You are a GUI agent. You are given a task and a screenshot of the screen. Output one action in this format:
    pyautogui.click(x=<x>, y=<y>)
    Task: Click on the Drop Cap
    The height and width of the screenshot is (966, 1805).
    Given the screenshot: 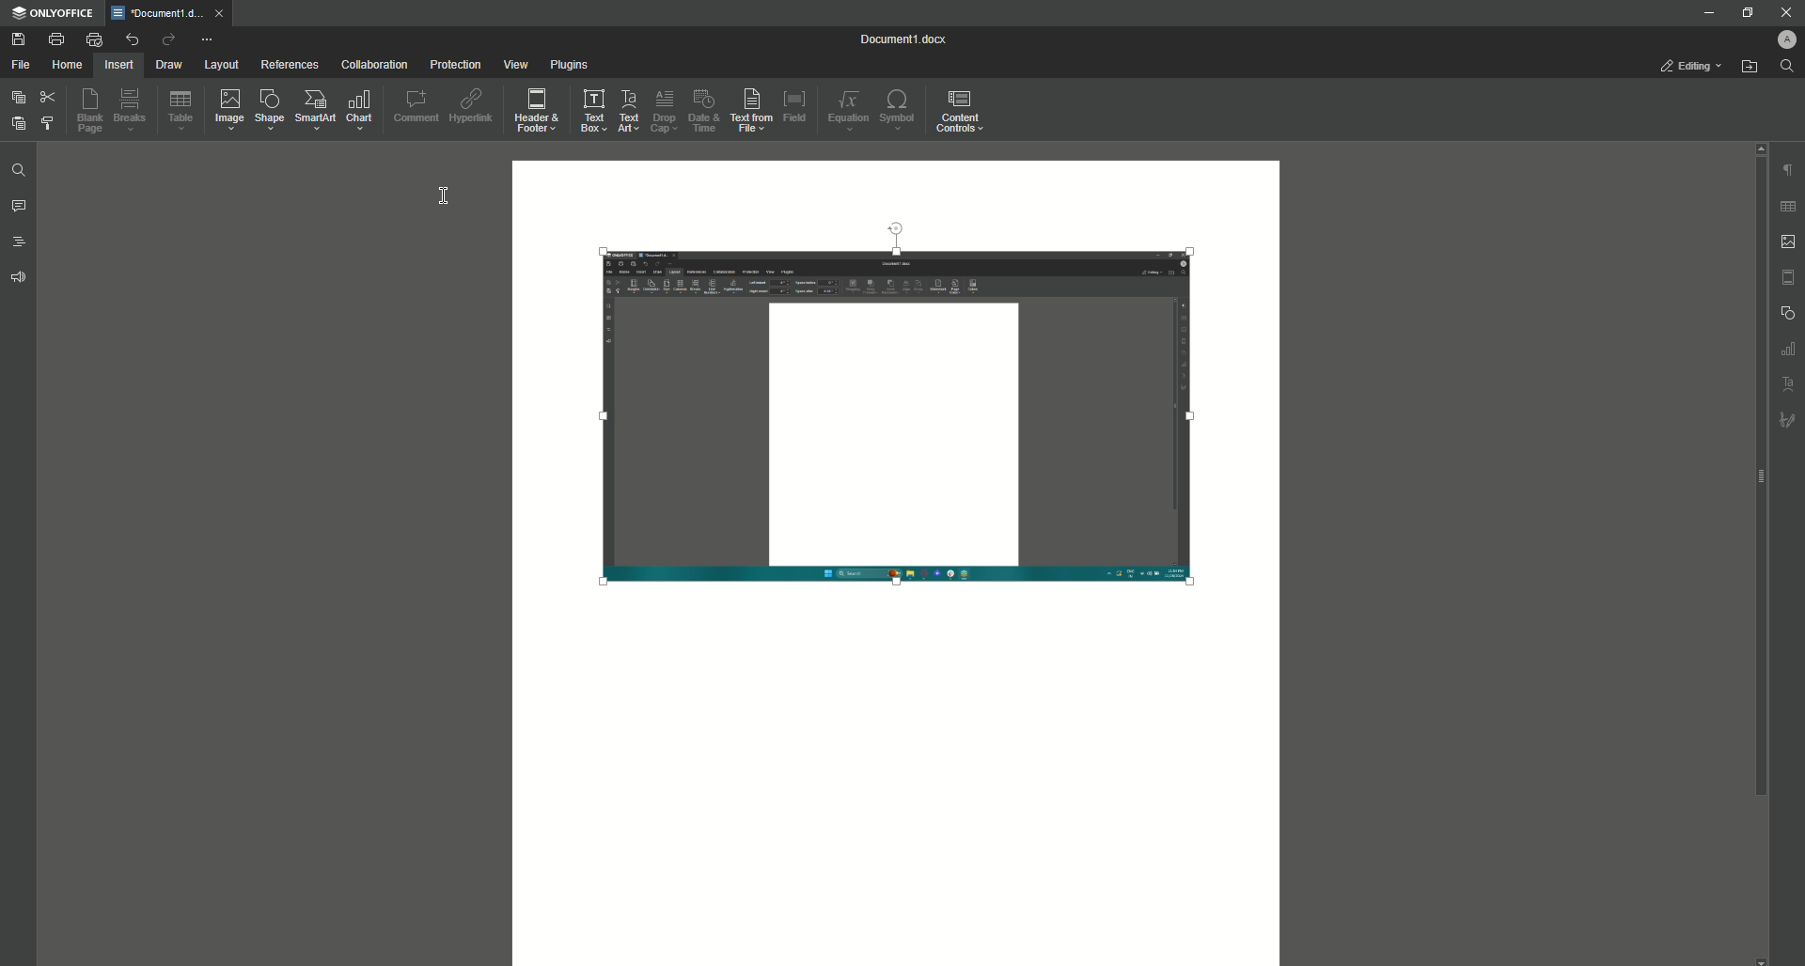 What is the action you would take?
    pyautogui.click(x=664, y=112)
    